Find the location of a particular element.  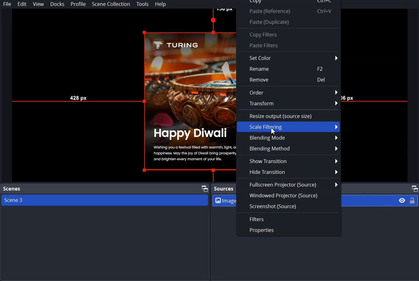

Cursor is located at coordinates (273, 132).